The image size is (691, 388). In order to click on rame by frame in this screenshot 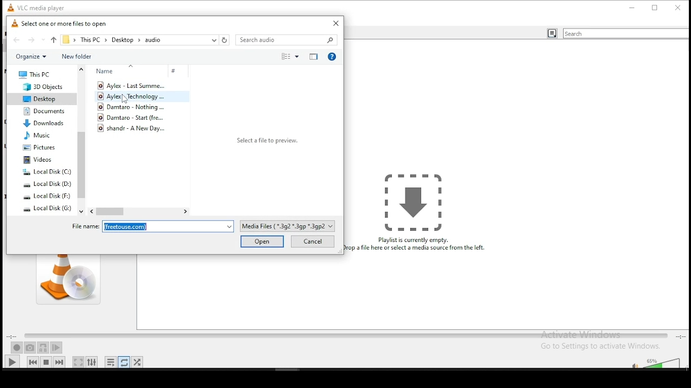, I will do `click(56, 348)`.